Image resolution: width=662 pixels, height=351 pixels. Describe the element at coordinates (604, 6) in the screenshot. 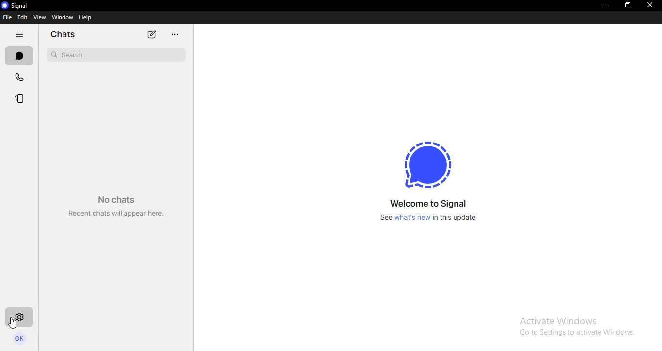

I see `minimize` at that location.